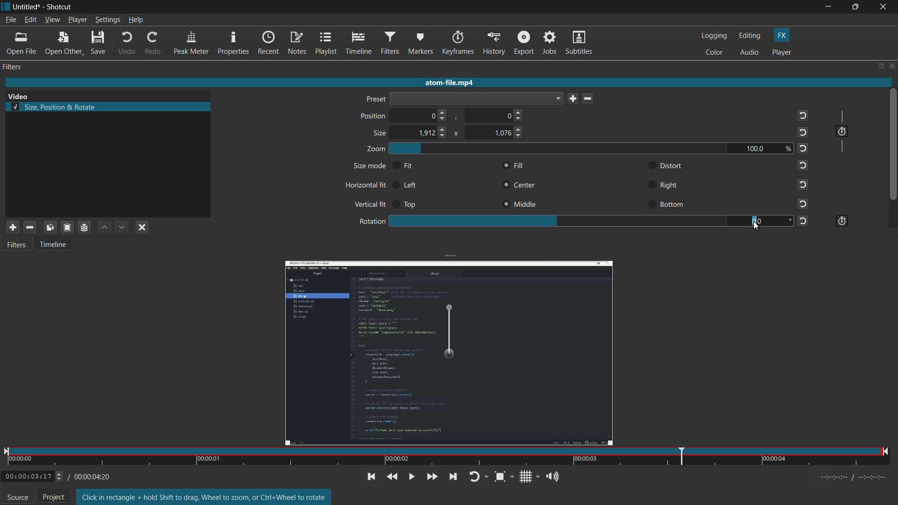  What do you see at coordinates (411, 186) in the screenshot?
I see `left` at bounding box center [411, 186].